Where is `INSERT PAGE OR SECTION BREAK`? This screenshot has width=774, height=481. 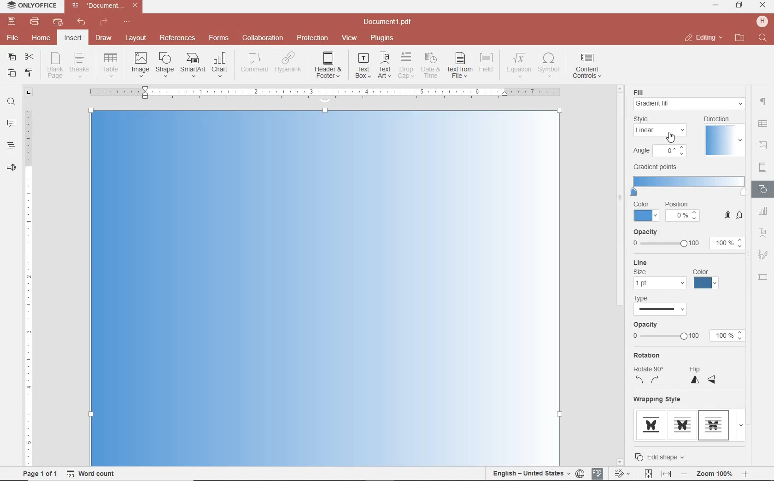 INSERT PAGE OR SECTION BREAK is located at coordinates (79, 65).